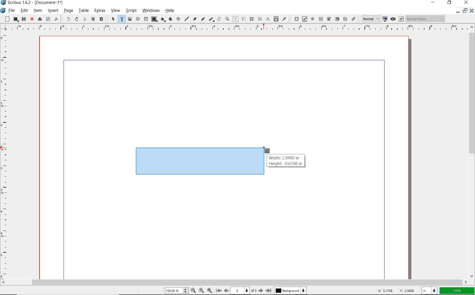 The height and width of the screenshot is (295, 475). I want to click on preflight verifier, so click(48, 19).